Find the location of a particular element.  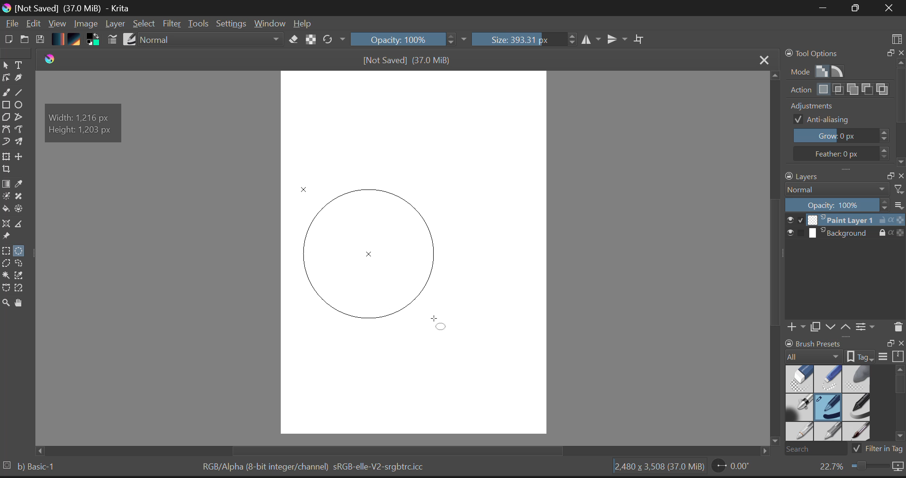

Dynamic Brush Tool is located at coordinates (6, 142).